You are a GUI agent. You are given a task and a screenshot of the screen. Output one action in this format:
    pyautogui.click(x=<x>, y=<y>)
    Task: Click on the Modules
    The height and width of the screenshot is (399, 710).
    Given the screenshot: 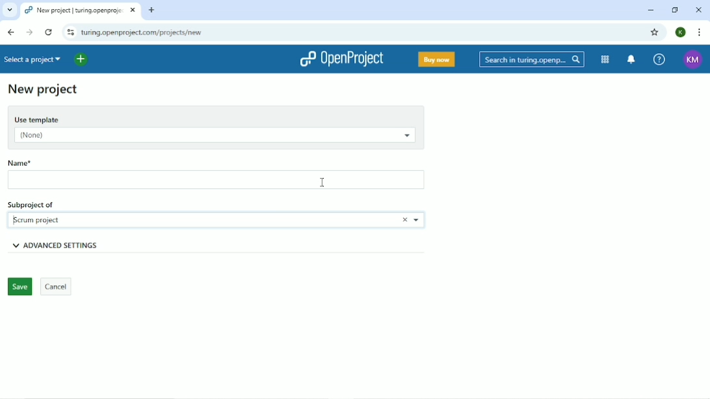 What is the action you would take?
    pyautogui.click(x=606, y=60)
    